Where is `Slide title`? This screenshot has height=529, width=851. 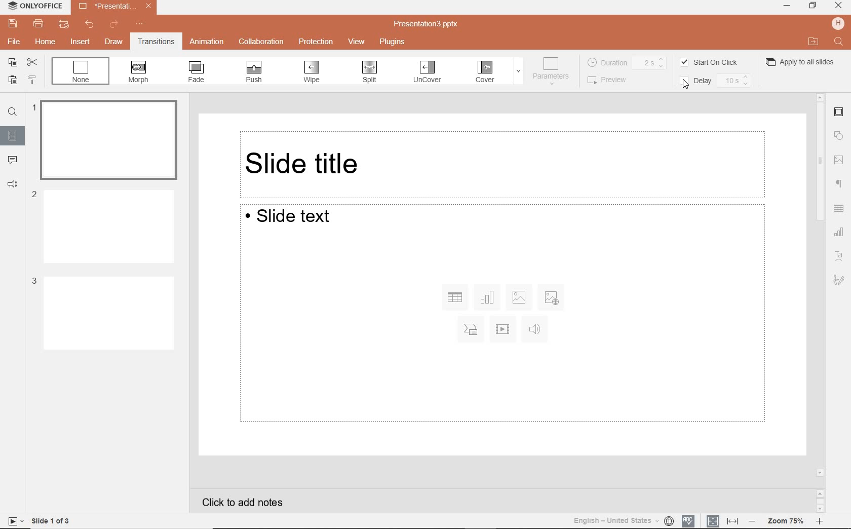
Slide title is located at coordinates (504, 161).